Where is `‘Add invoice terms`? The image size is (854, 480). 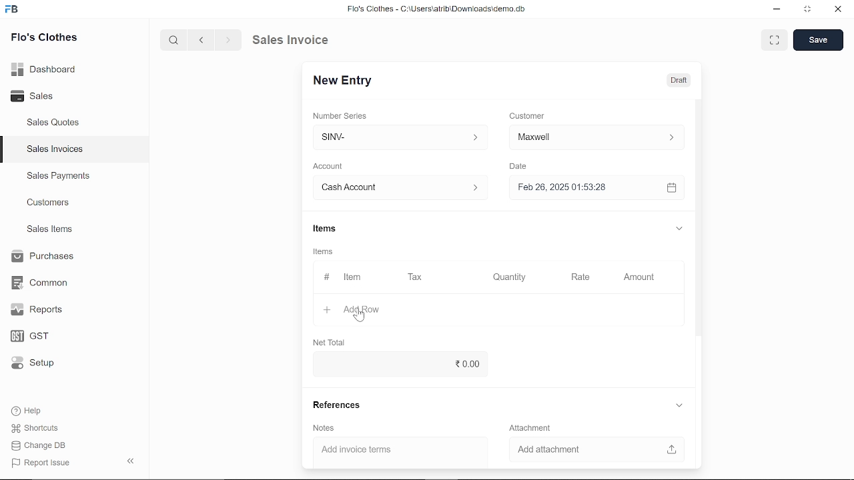 ‘Add invoice terms is located at coordinates (390, 451).